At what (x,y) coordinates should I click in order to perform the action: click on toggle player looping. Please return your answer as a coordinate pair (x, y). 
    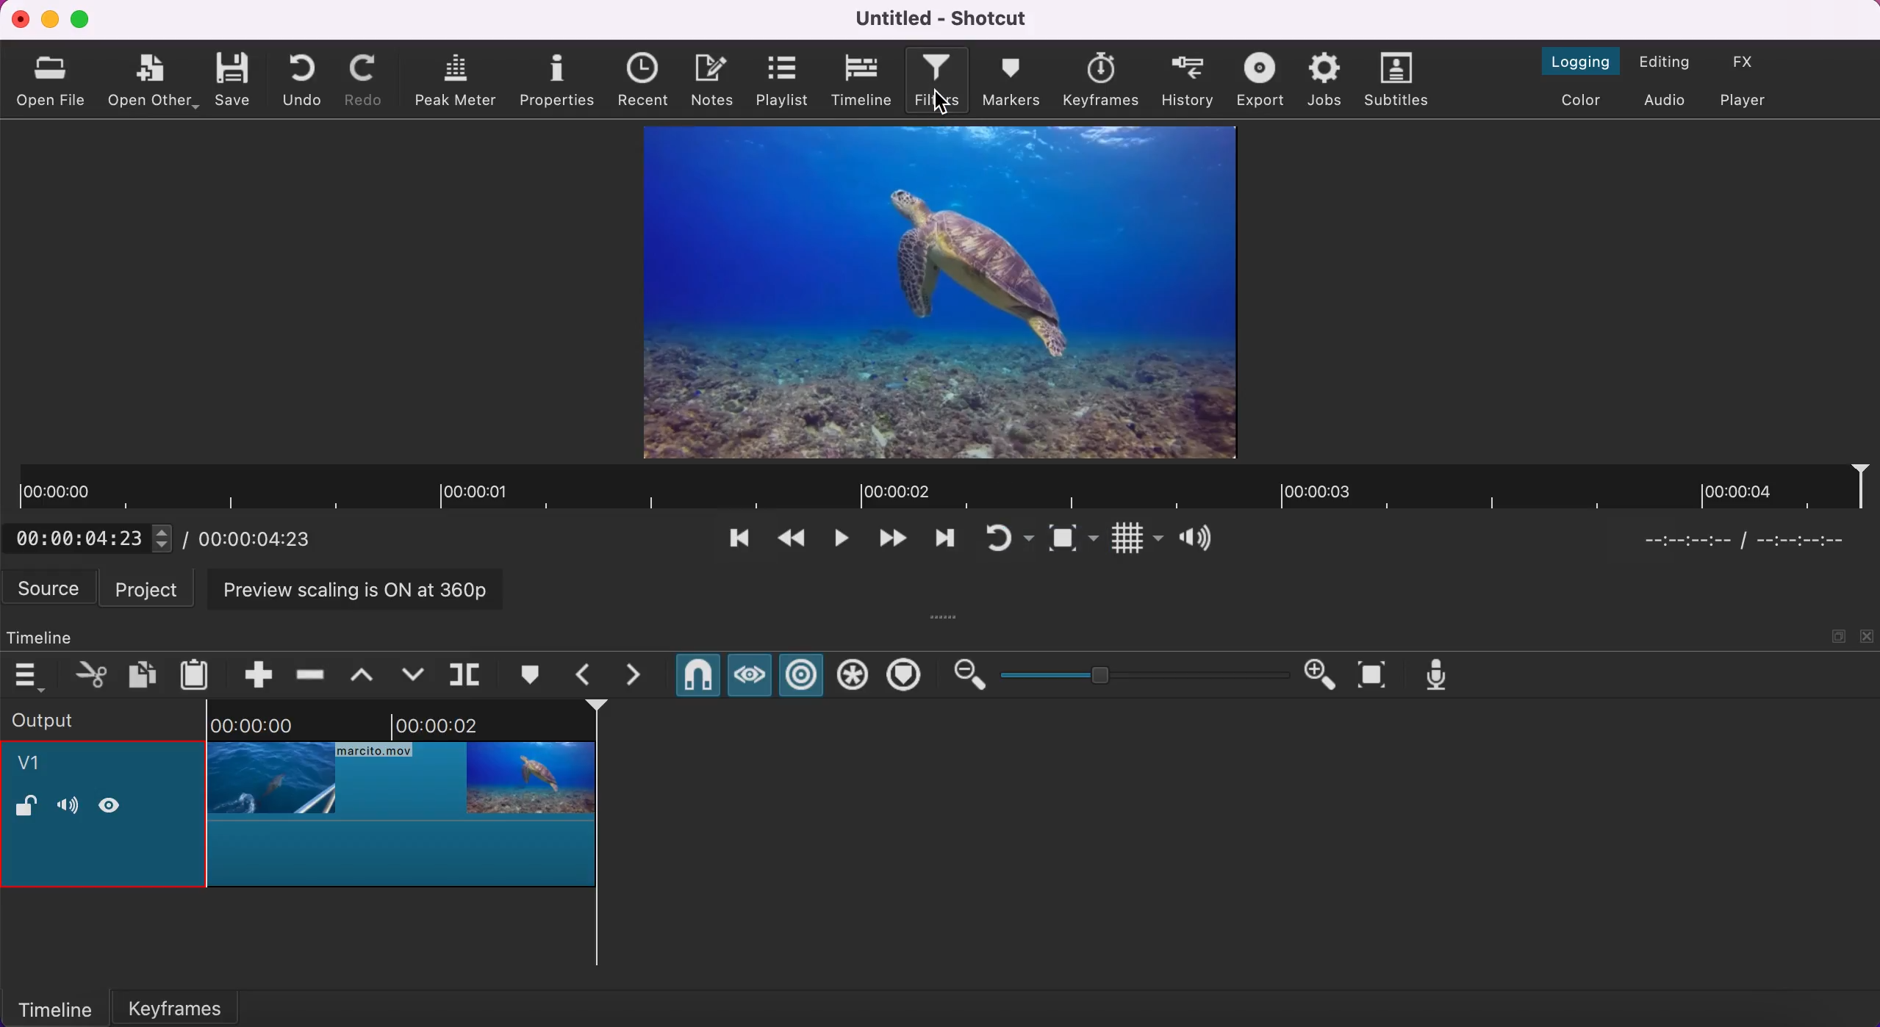
    Looking at the image, I should click on (1007, 541).